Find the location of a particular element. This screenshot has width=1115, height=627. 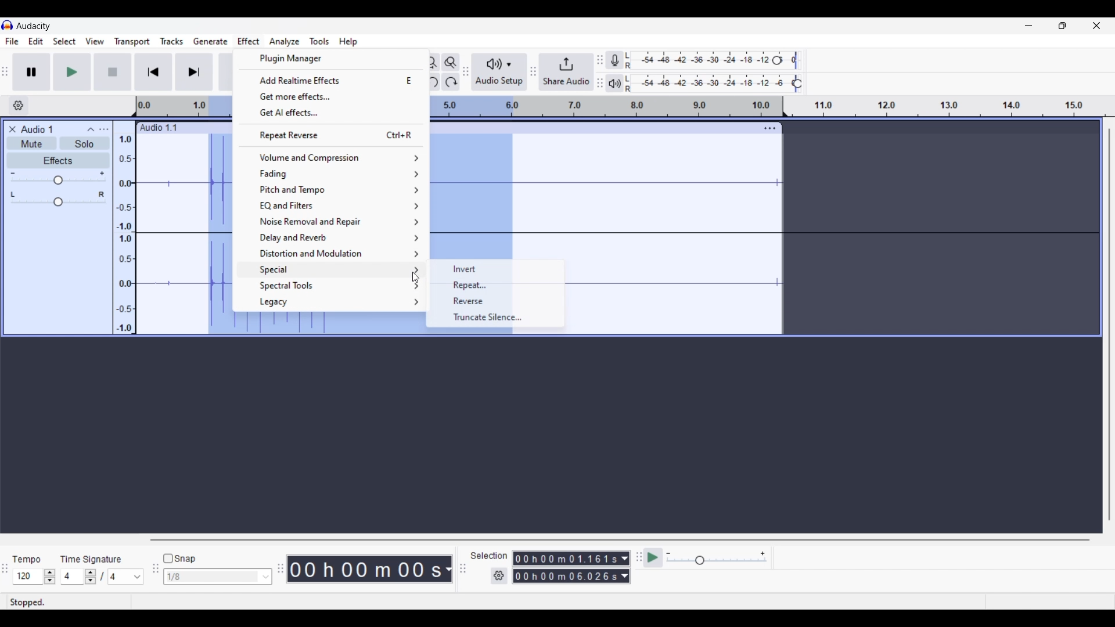

Pause is located at coordinates (32, 72).